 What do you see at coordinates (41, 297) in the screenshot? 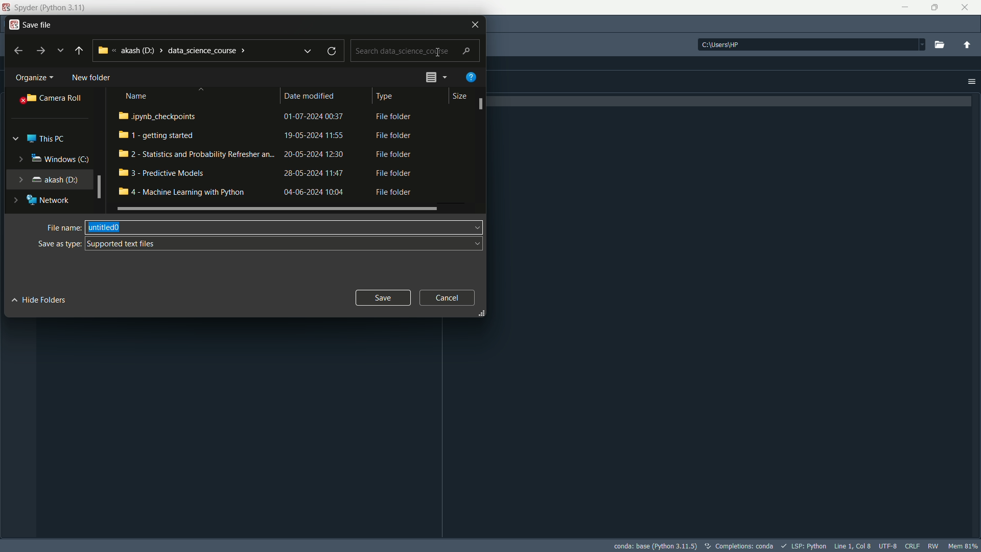
I see `hide folders` at bounding box center [41, 297].